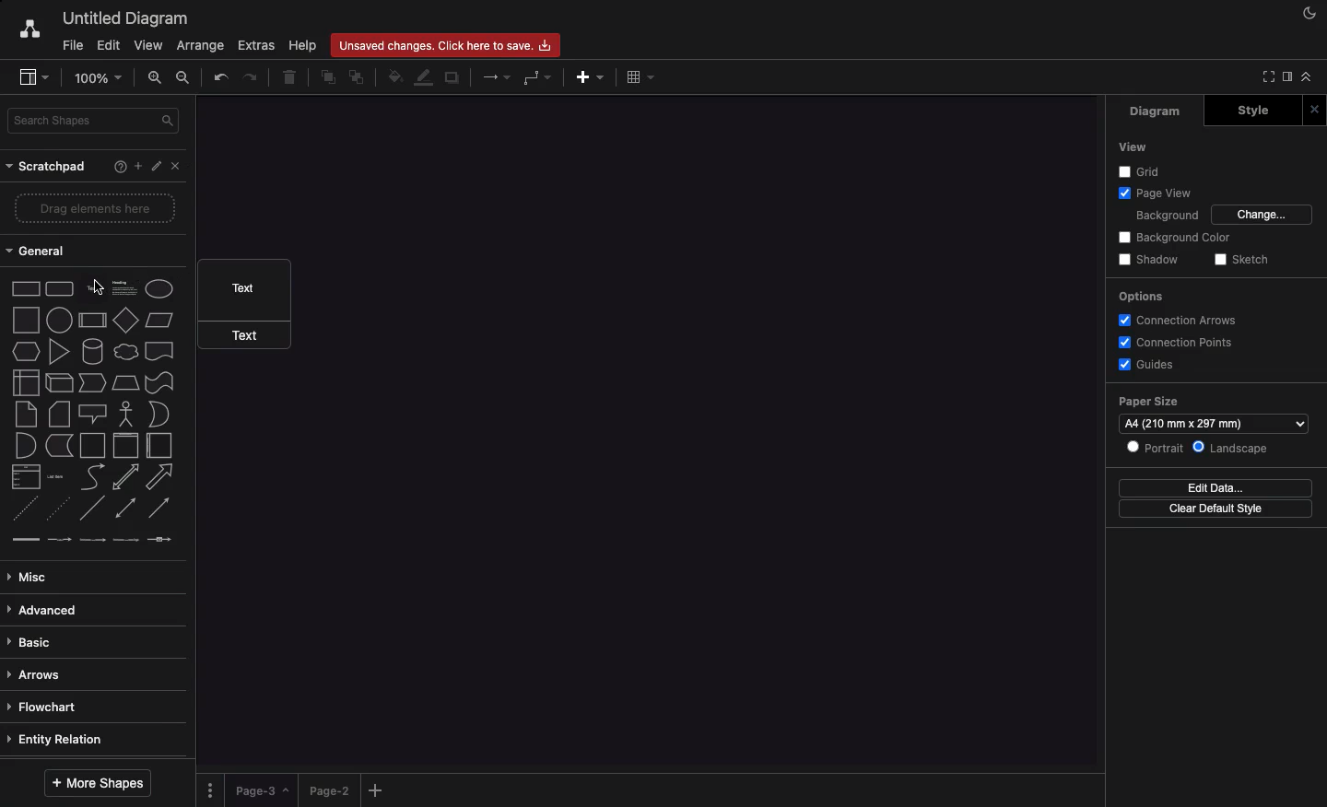 Image resolution: width=1327 pixels, height=807 pixels. I want to click on internal storage, so click(27, 382).